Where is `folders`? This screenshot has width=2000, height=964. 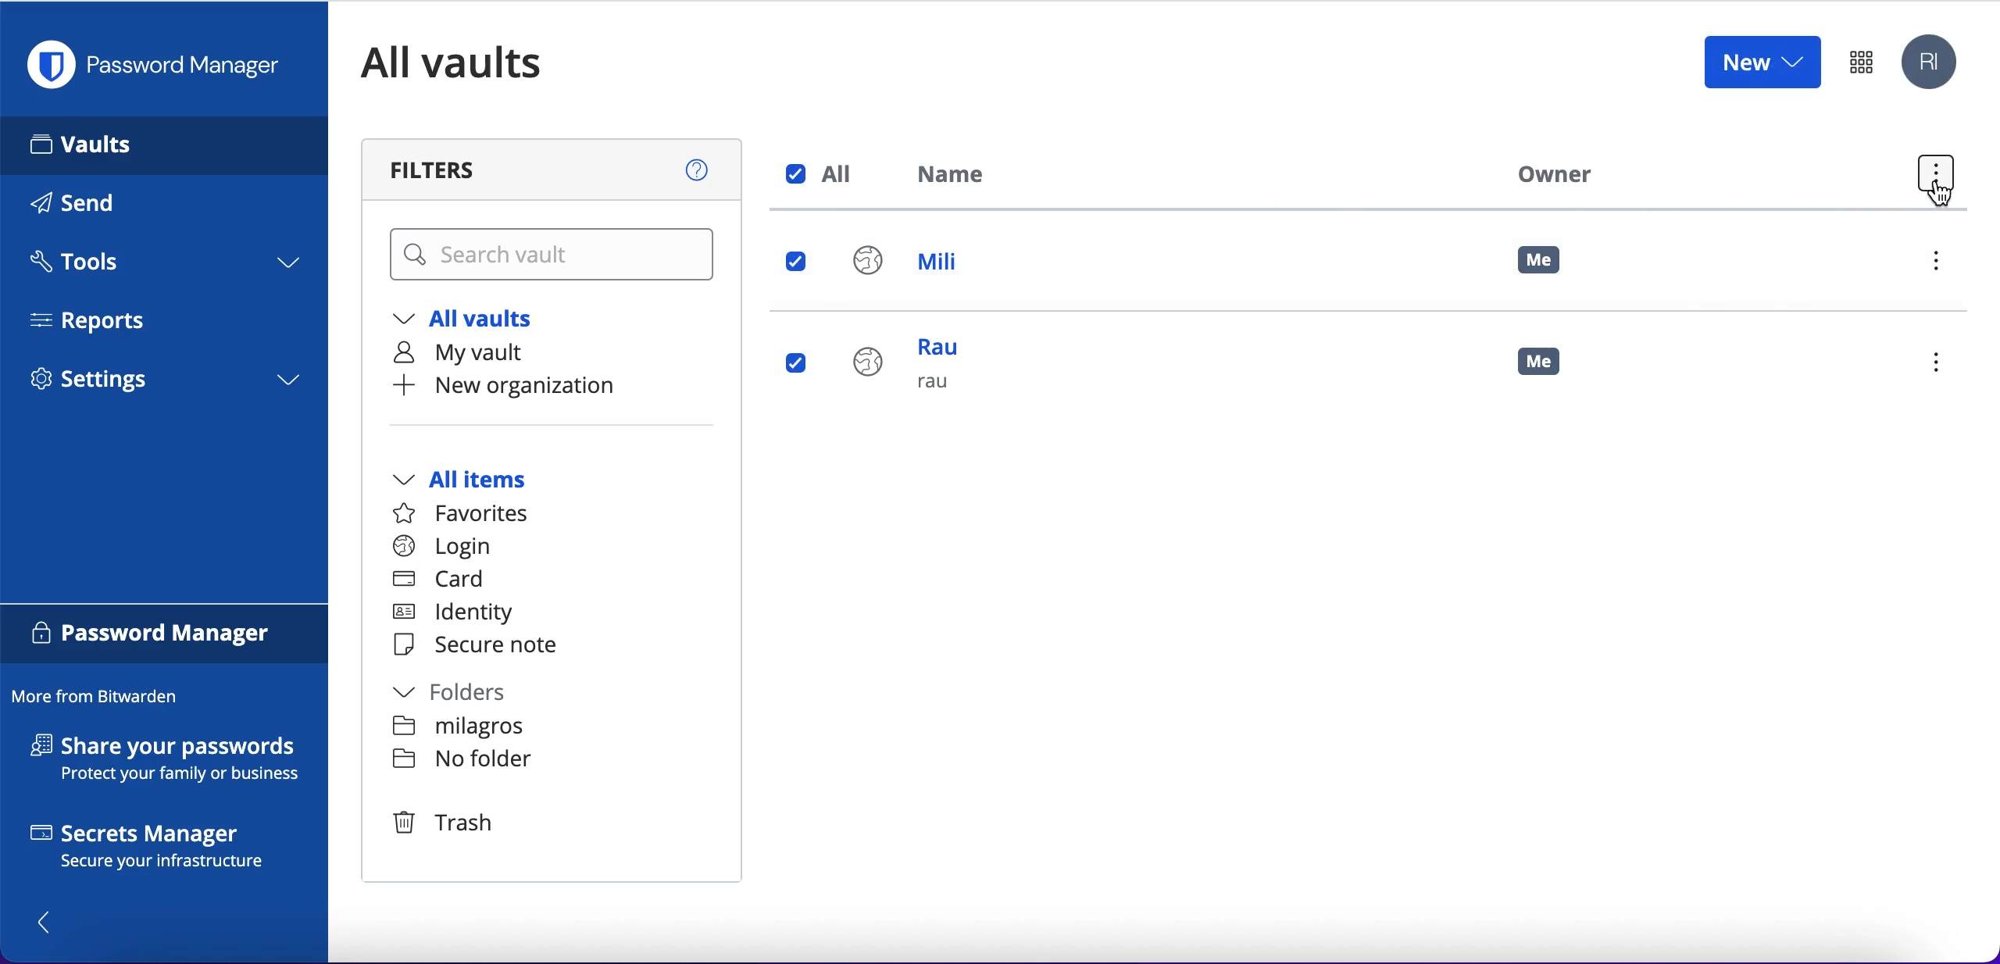
folders is located at coordinates (466, 694).